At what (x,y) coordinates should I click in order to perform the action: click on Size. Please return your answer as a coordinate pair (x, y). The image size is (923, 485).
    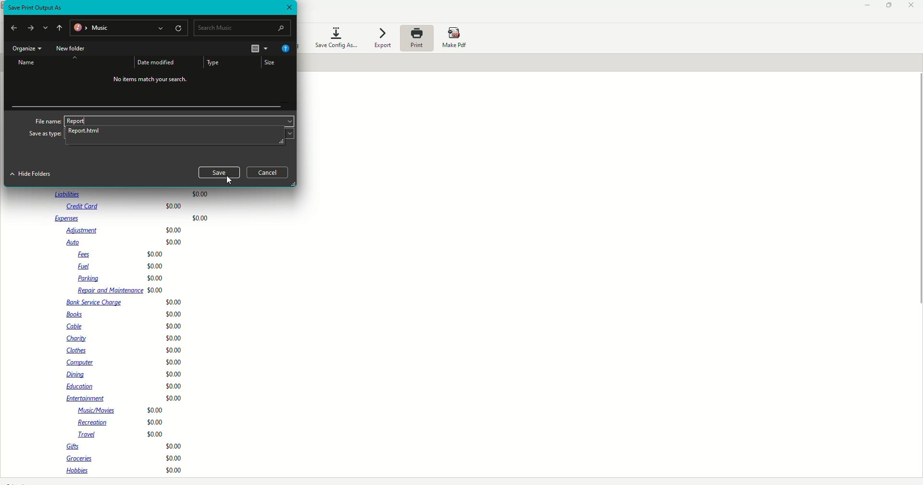
    Looking at the image, I should click on (269, 62).